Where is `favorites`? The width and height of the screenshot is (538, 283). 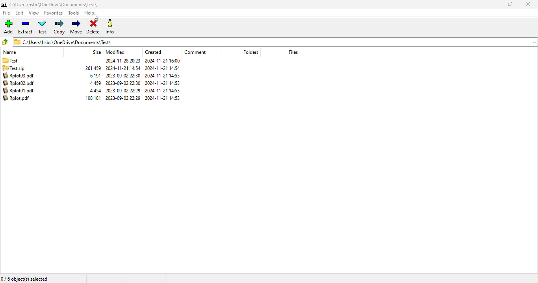
favorites is located at coordinates (53, 13).